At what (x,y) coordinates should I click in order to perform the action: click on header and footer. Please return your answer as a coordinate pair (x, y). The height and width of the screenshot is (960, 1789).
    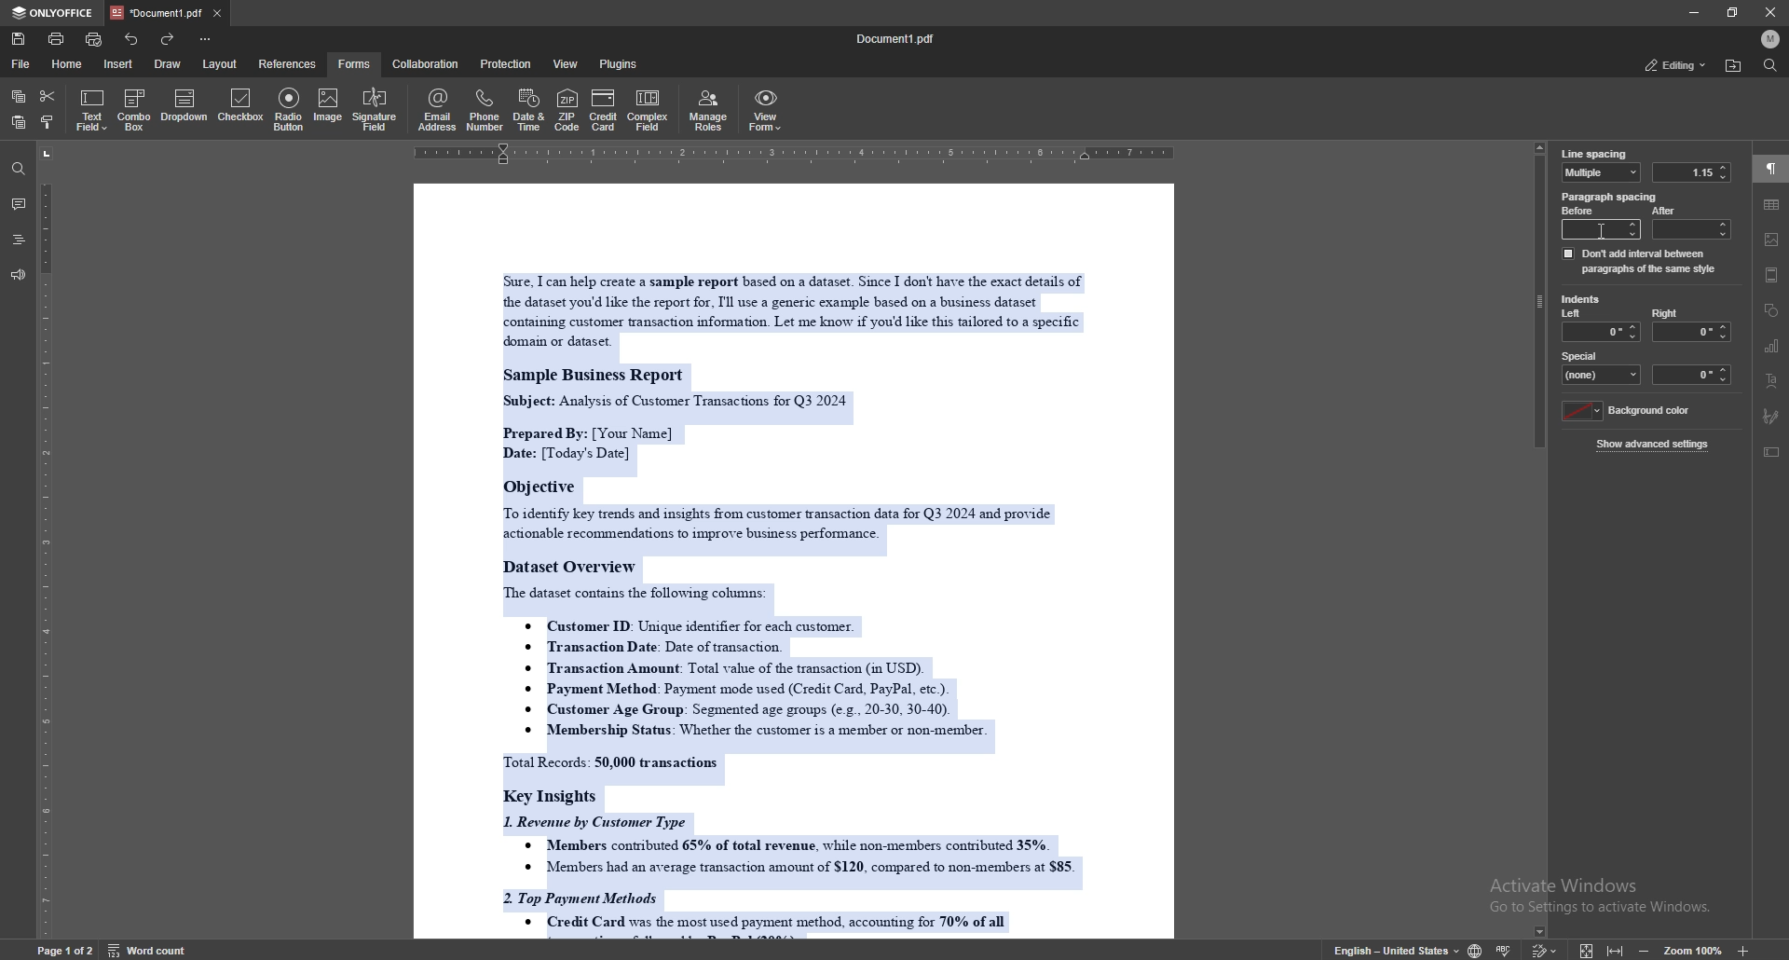
    Looking at the image, I should click on (1772, 275).